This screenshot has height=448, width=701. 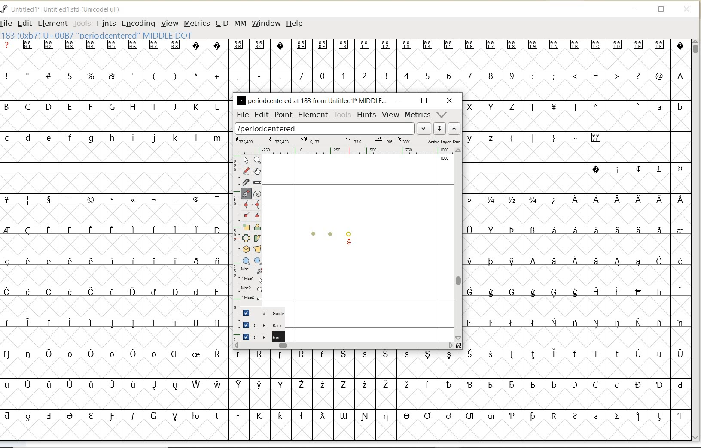 What do you see at coordinates (367, 115) in the screenshot?
I see `hints` at bounding box center [367, 115].